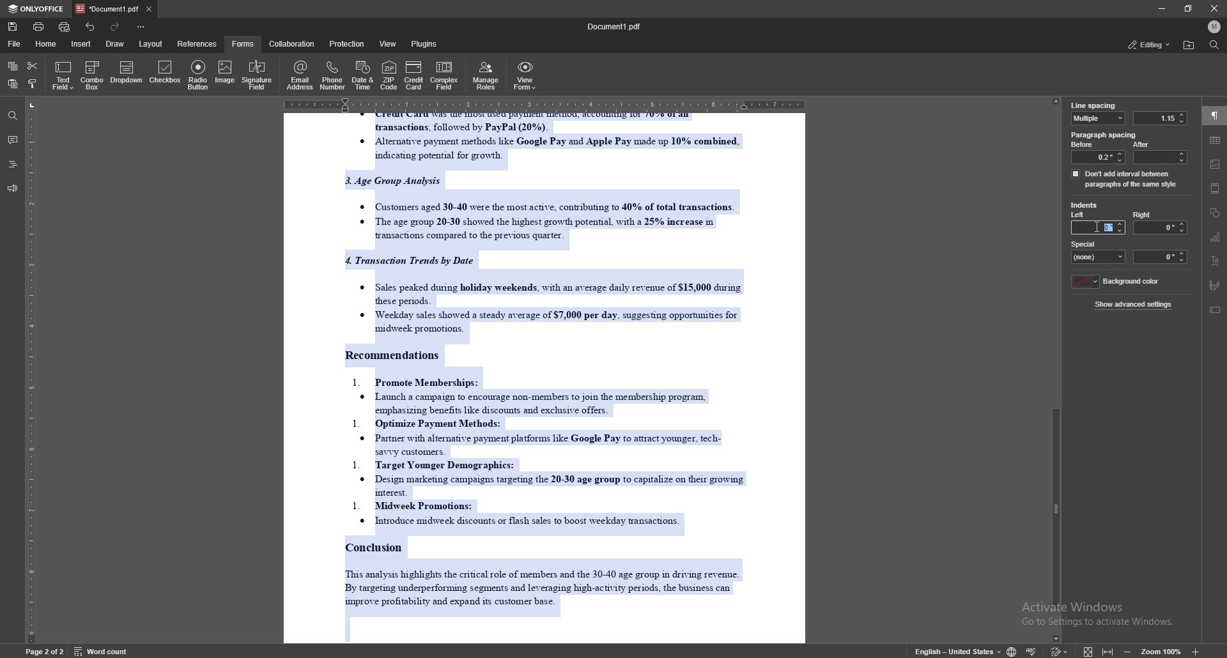  Describe the element at coordinates (1215, 140) in the screenshot. I see `table` at that location.